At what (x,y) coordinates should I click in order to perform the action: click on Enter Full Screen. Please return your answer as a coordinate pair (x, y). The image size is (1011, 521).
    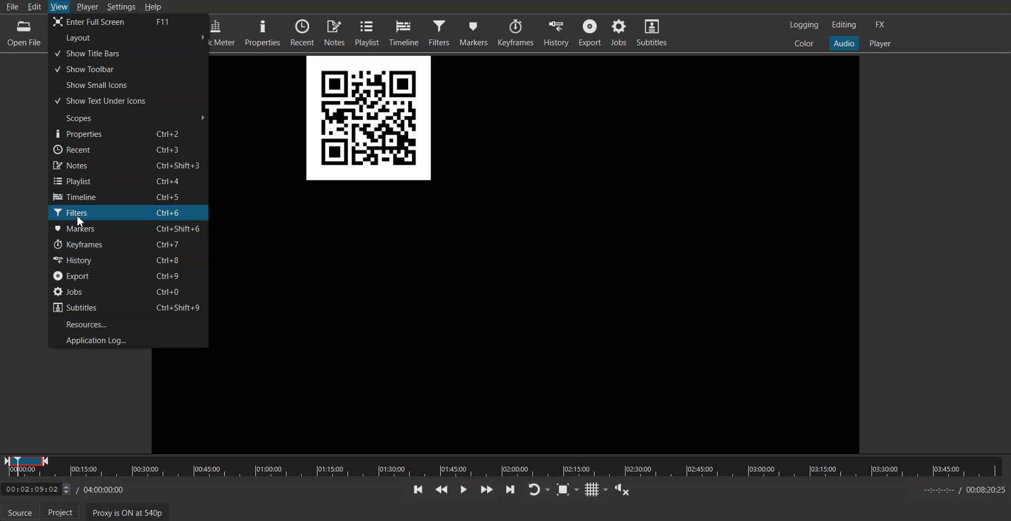
    Looking at the image, I should click on (129, 22).